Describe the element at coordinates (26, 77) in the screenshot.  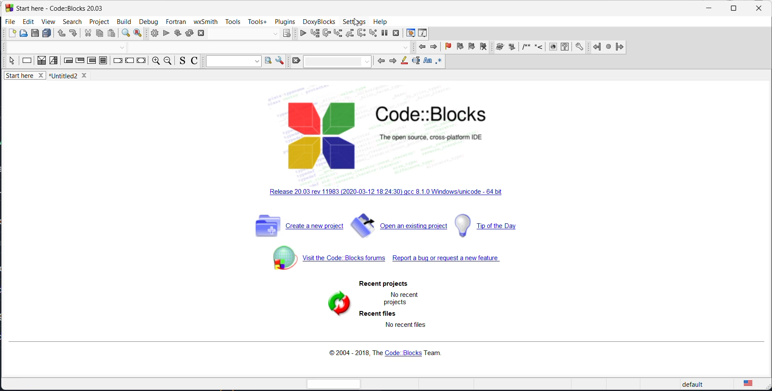
I see `start here` at that location.